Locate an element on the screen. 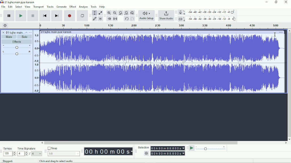  Help is located at coordinates (103, 7).